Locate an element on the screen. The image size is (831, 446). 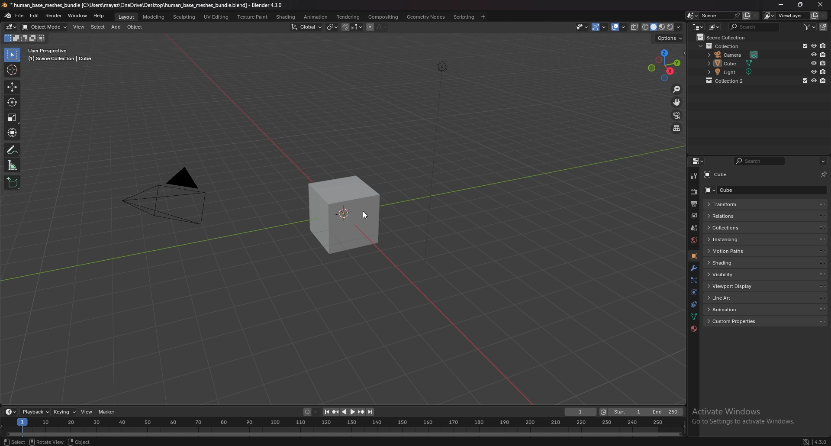
visibility is located at coordinates (732, 275).